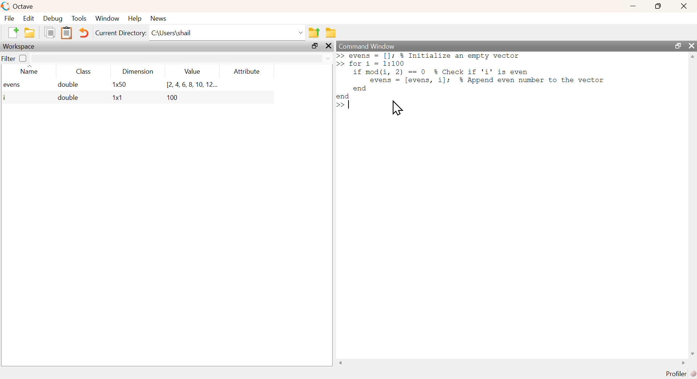  Describe the element at coordinates (398, 108) in the screenshot. I see `cursor` at that location.